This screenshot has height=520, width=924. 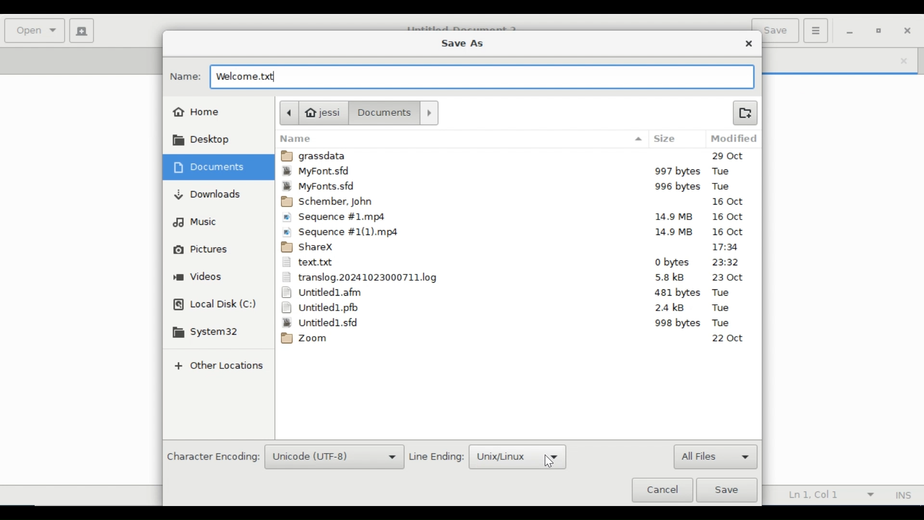 What do you see at coordinates (515, 277) in the screenshot?
I see `translog.2024102410323000711.log 5.8kB 23Oct` at bounding box center [515, 277].